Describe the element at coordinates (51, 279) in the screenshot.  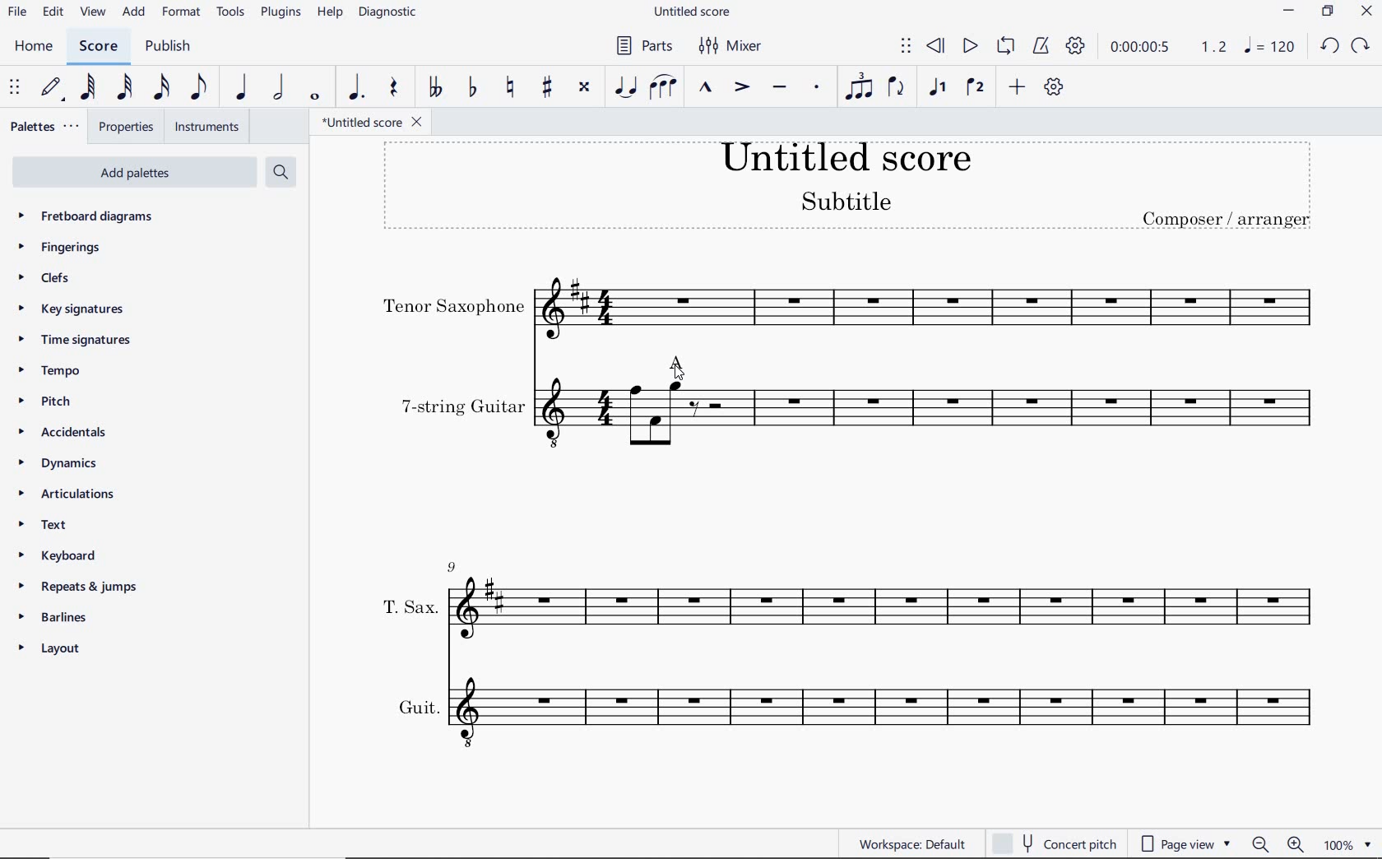
I see `CLEFS` at that location.